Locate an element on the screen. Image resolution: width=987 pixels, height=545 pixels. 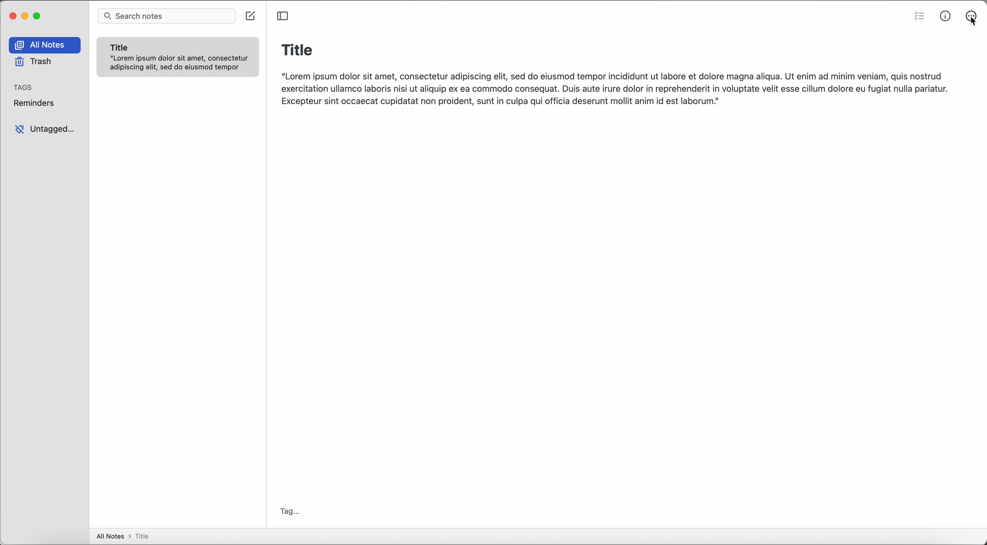
search bar is located at coordinates (167, 16).